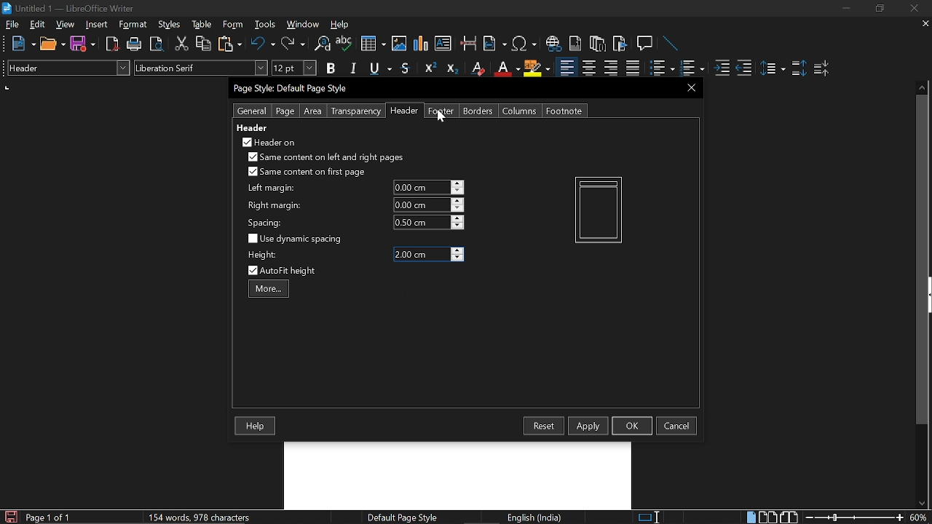 The height and width of the screenshot is (524, 932). Describe the element at coordinates (566, 68) in the screenshot. I see `Align left` at that location.